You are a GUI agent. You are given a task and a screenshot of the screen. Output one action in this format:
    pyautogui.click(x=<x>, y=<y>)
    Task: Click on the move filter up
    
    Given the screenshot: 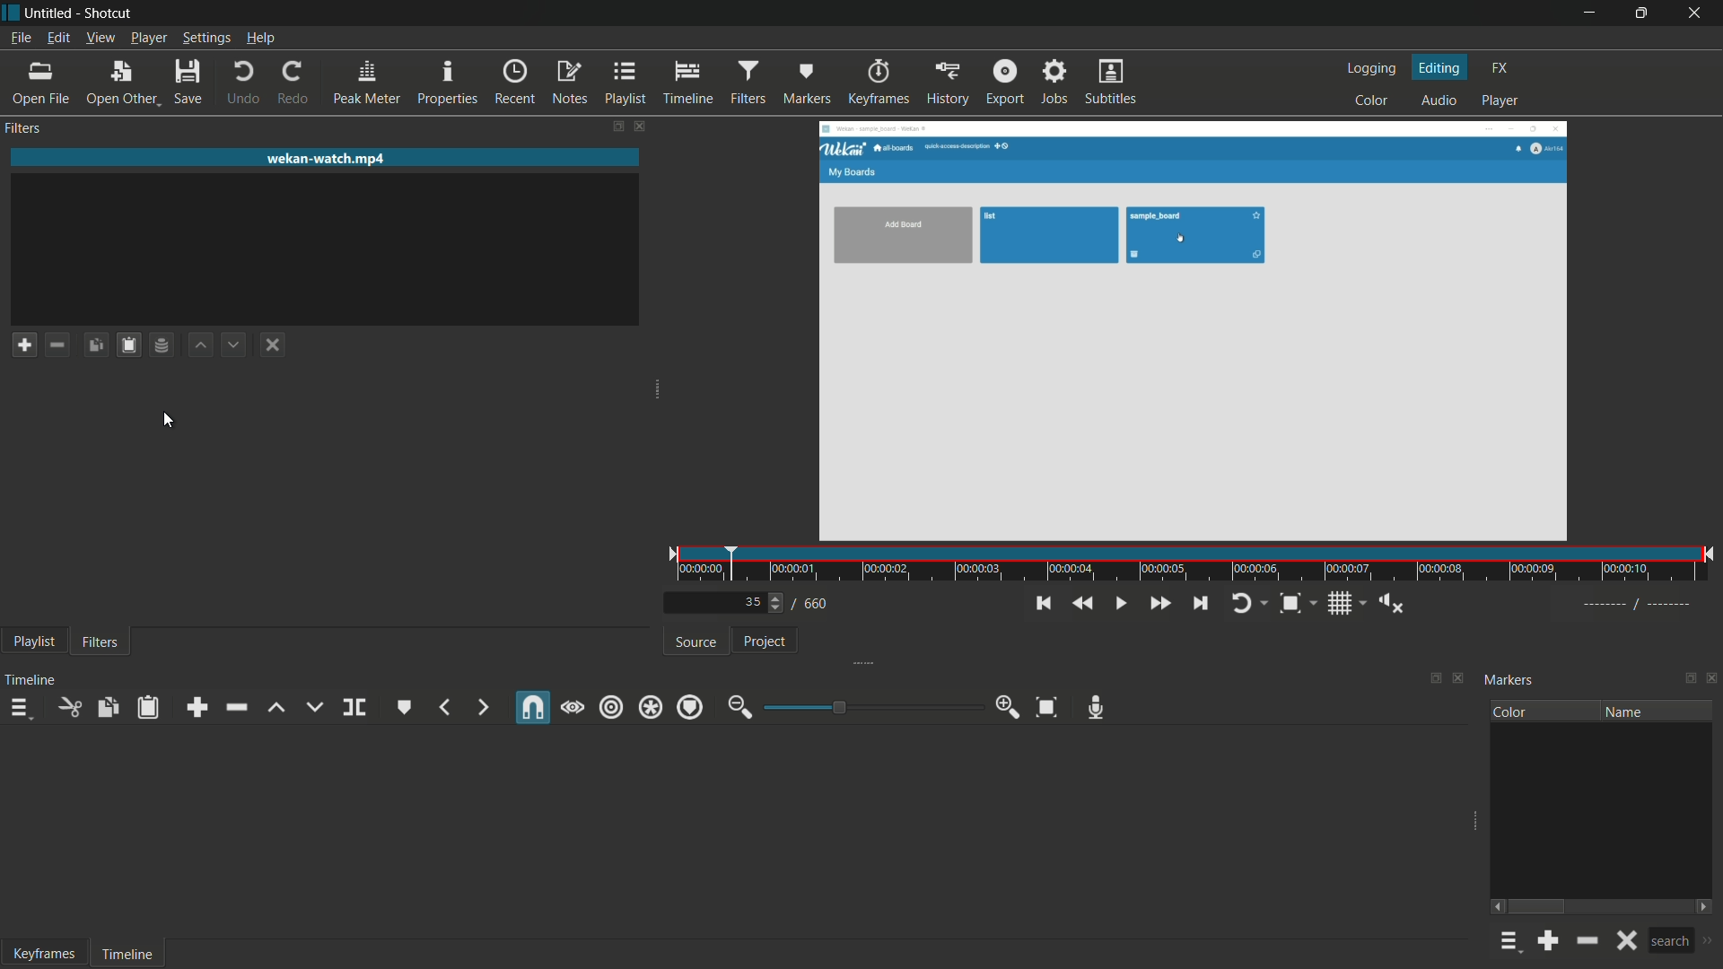 What is the action you would take?
    pyautogui.click(x=201, y=345)
    